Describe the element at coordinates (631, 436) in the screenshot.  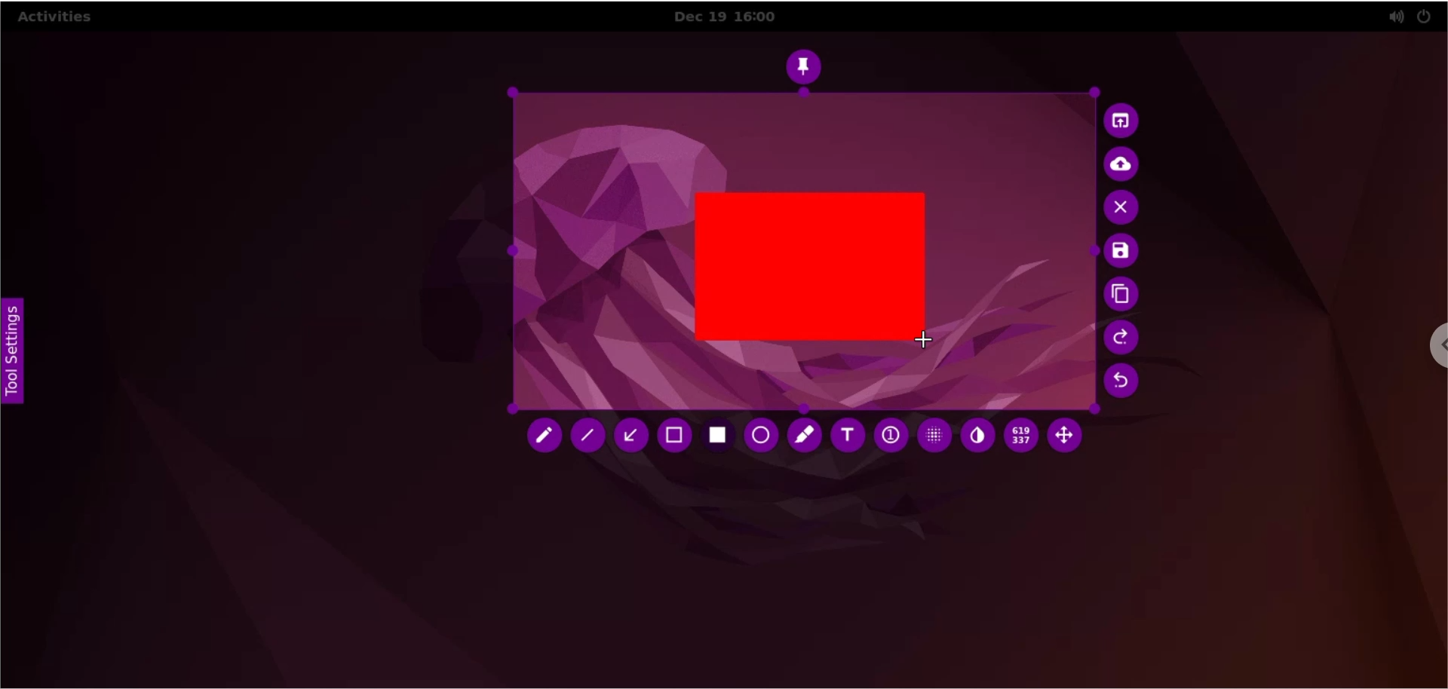
I see `arrow tool` at that location.